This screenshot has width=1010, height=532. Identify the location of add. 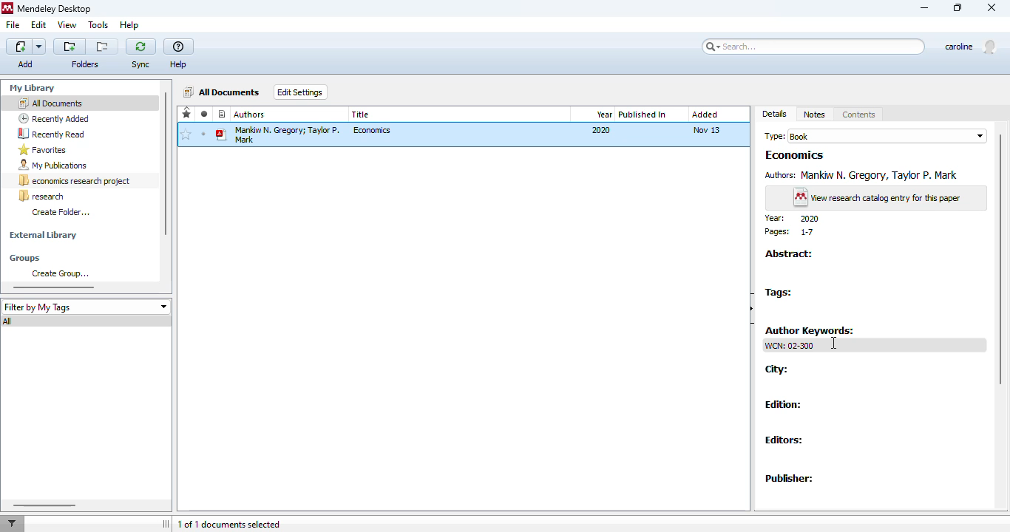
(26, 54).